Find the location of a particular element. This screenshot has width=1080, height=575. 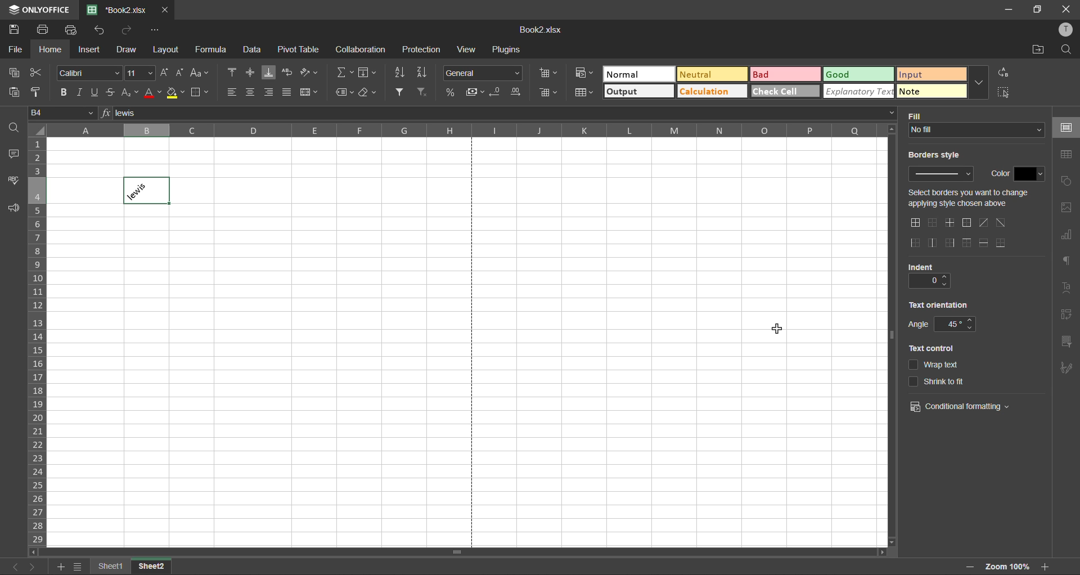

input border style is located at coordinates (940, 175).